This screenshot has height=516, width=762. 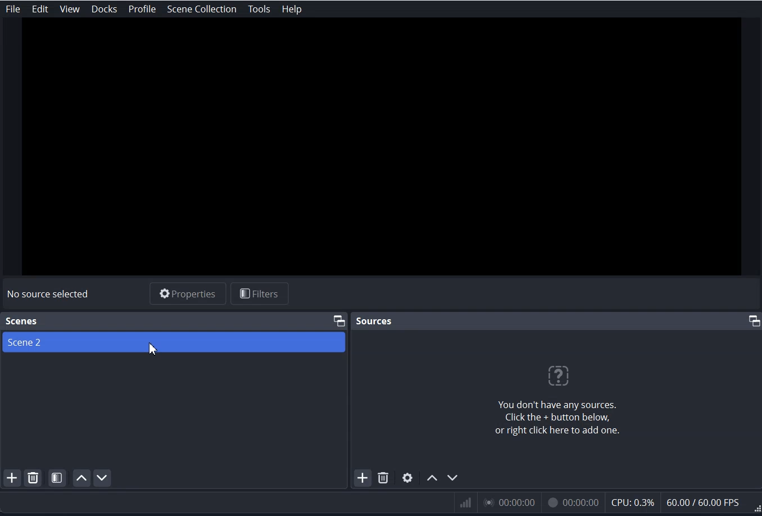 I want to click on View, so click(x=69, y=9).